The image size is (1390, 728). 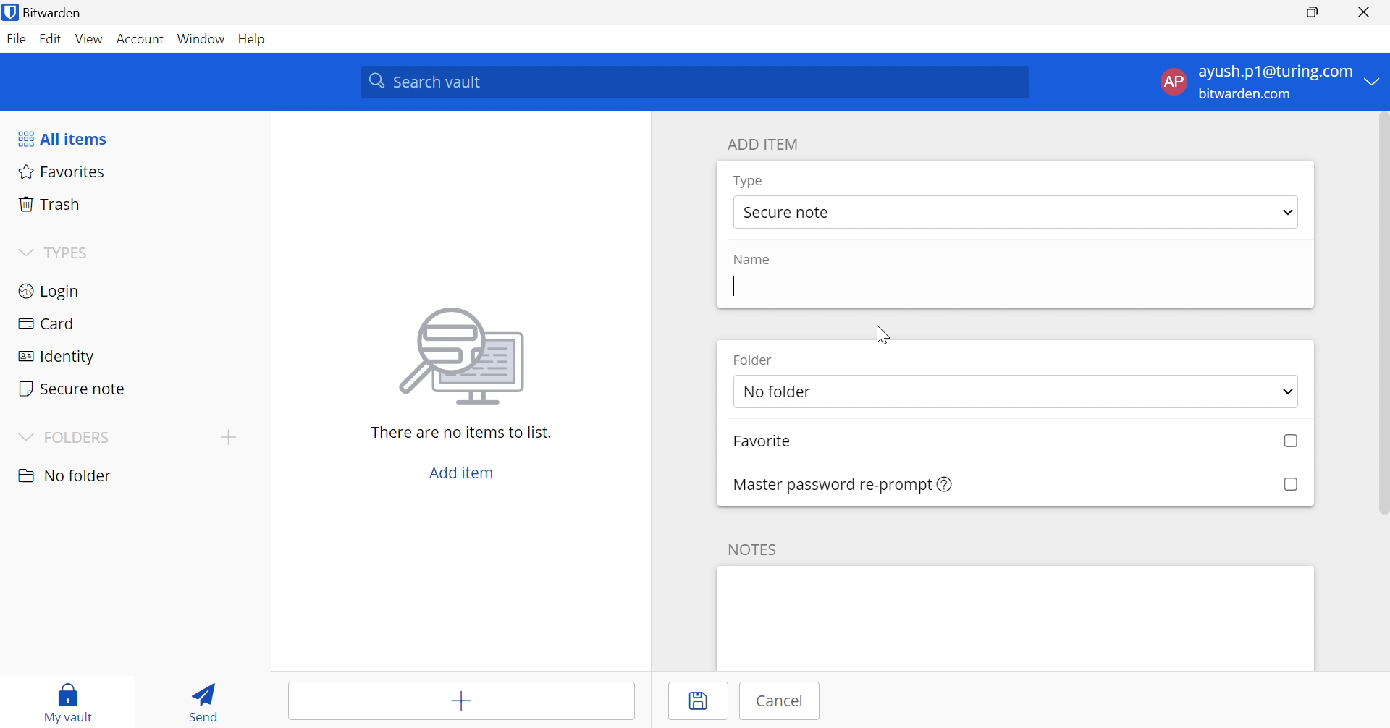 I want to click on Cancel, so click(x=775, y=703).